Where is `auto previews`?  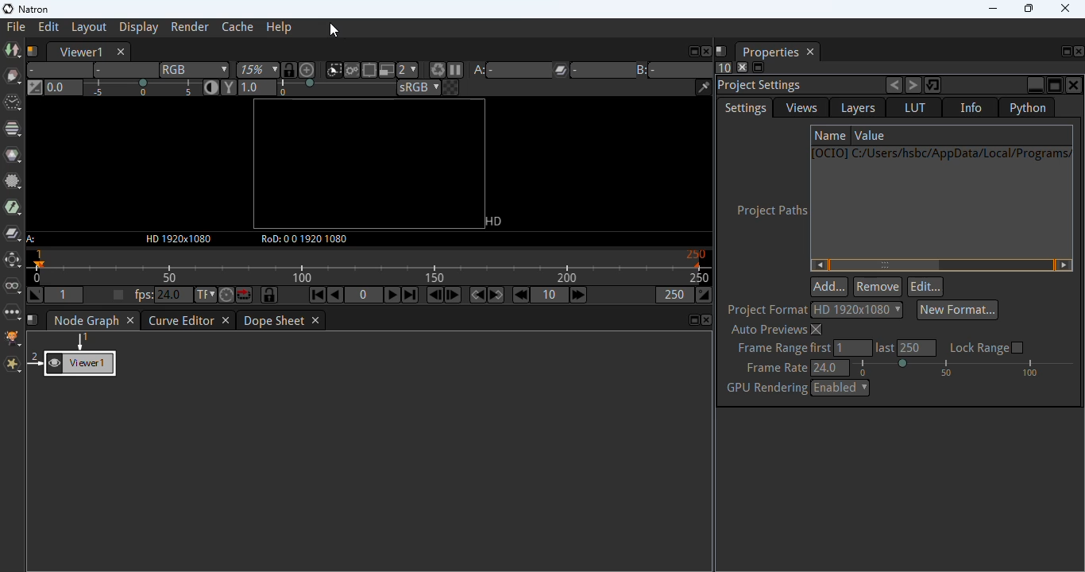 auto previews is located at coordinates (778, 330).